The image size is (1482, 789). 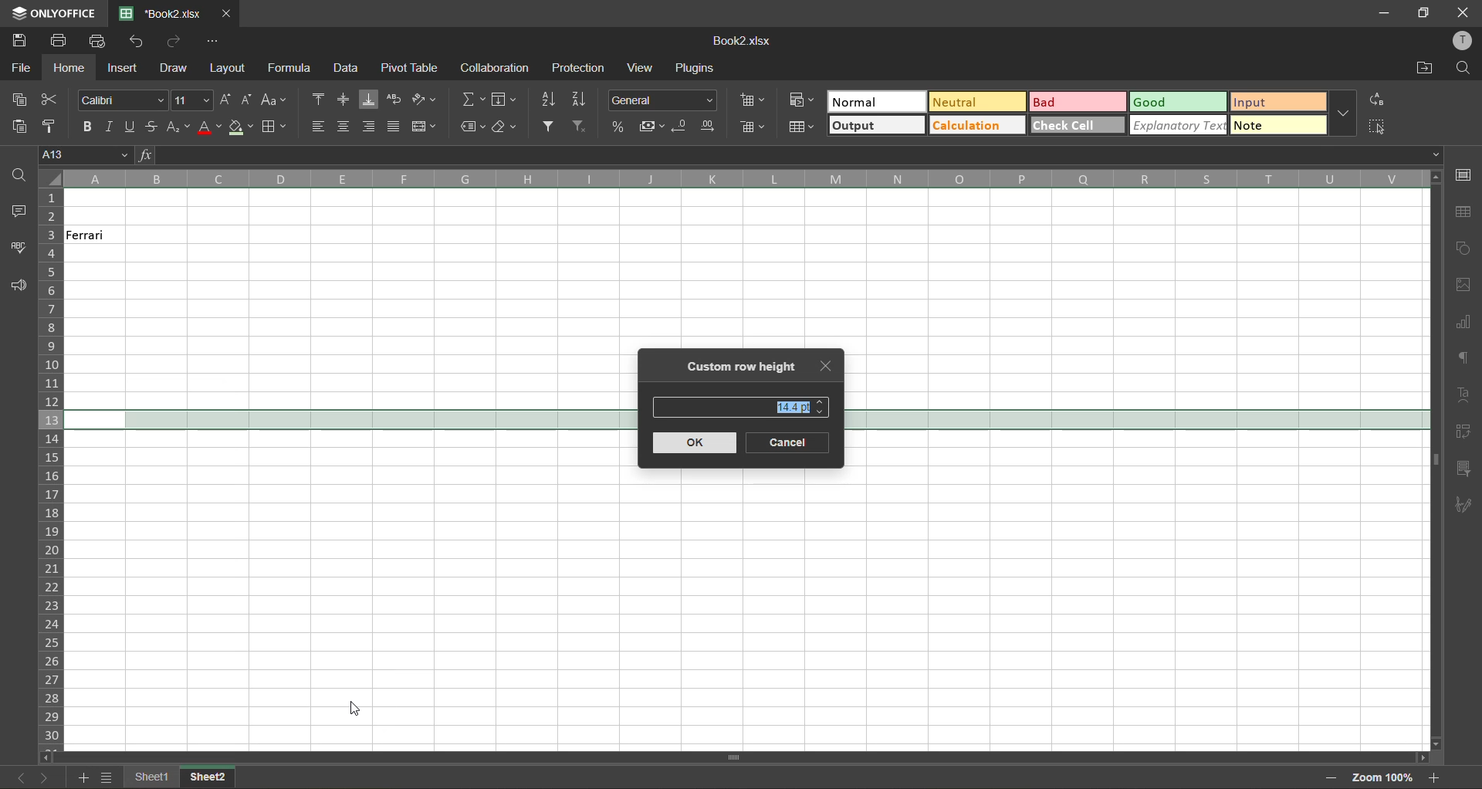 I want to click on custom row height, so click(x=740, y=367).